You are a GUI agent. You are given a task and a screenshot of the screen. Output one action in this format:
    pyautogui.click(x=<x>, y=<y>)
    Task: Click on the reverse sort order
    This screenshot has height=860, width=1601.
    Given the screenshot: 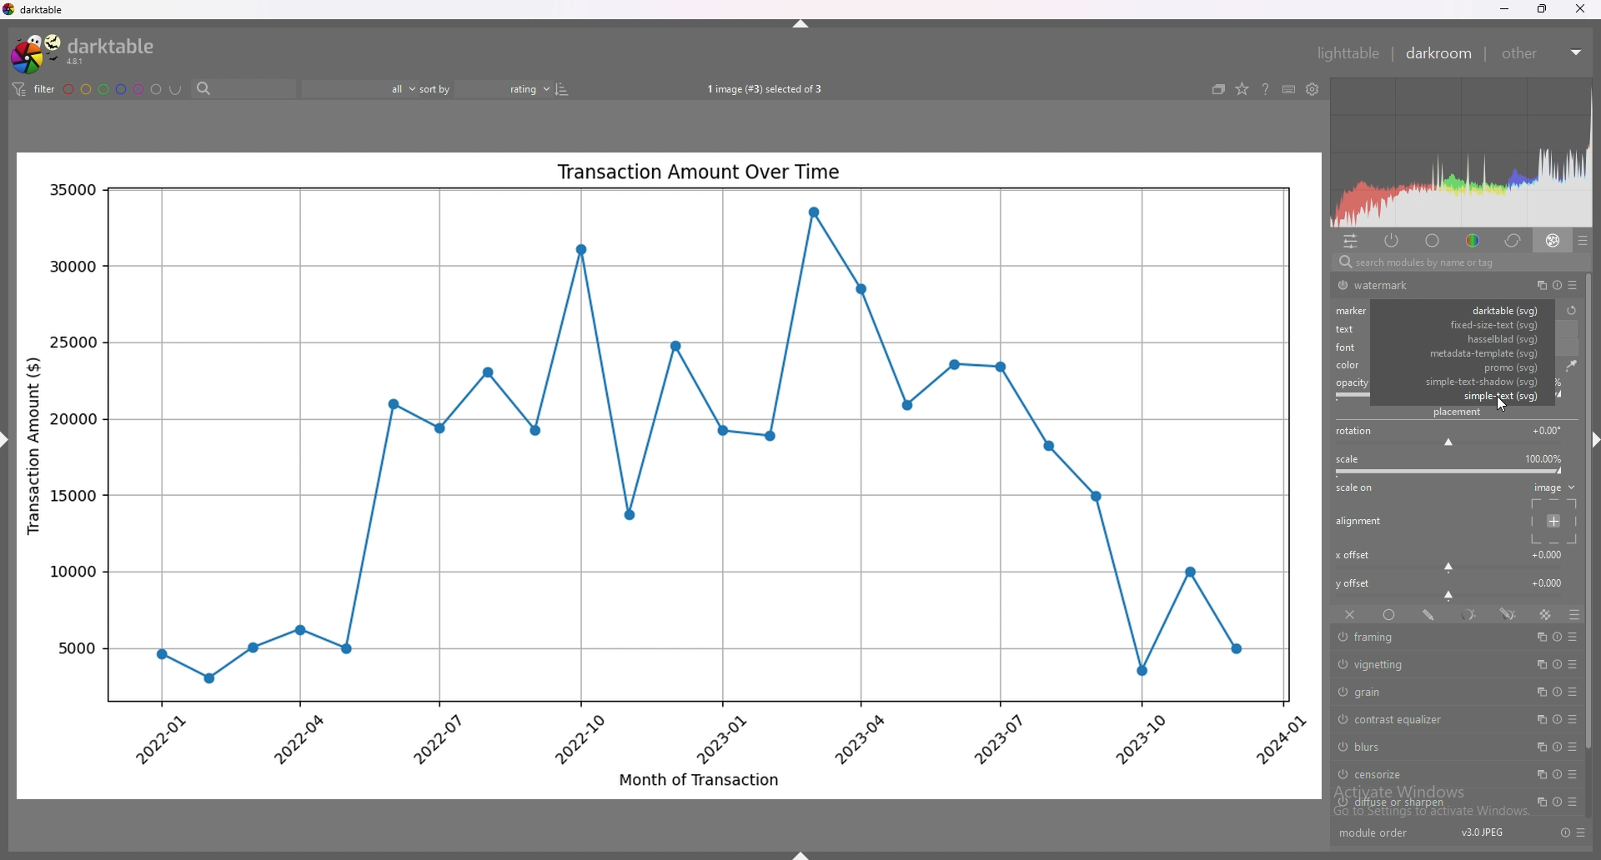 What is the action you would take?
    pyautogui.click(x=561, y=87)
    